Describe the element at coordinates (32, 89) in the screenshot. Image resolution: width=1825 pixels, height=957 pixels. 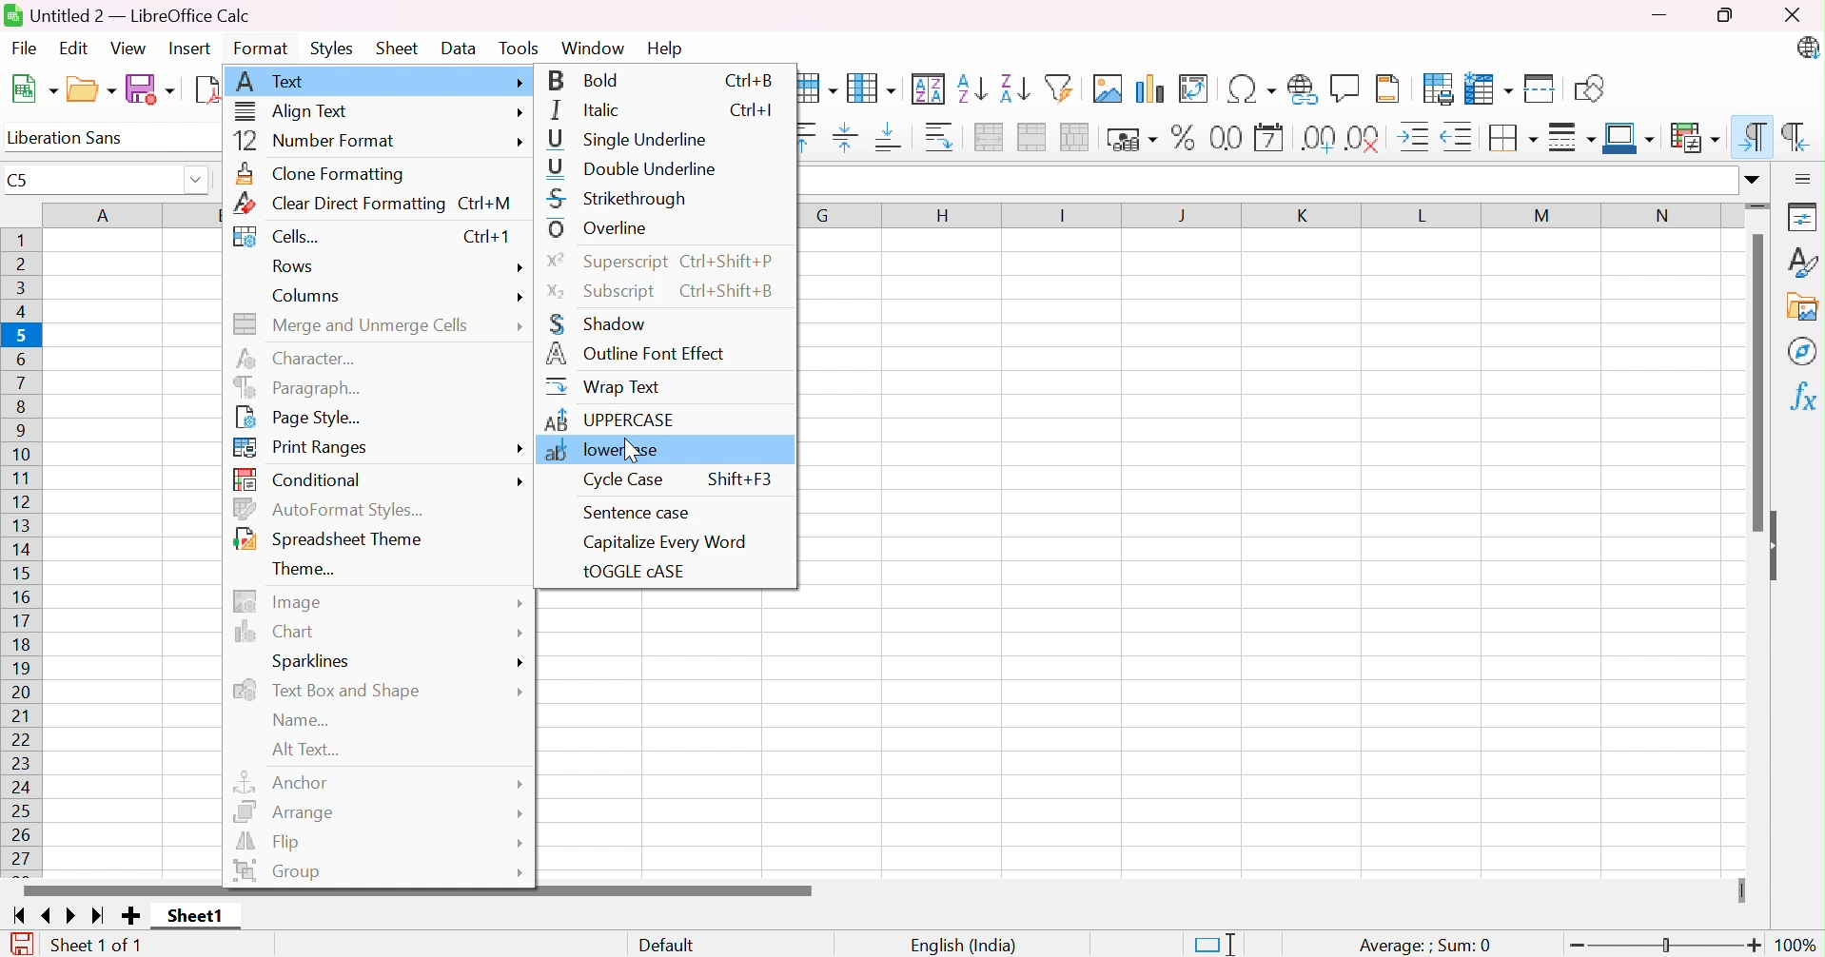
I see `New` at that location.